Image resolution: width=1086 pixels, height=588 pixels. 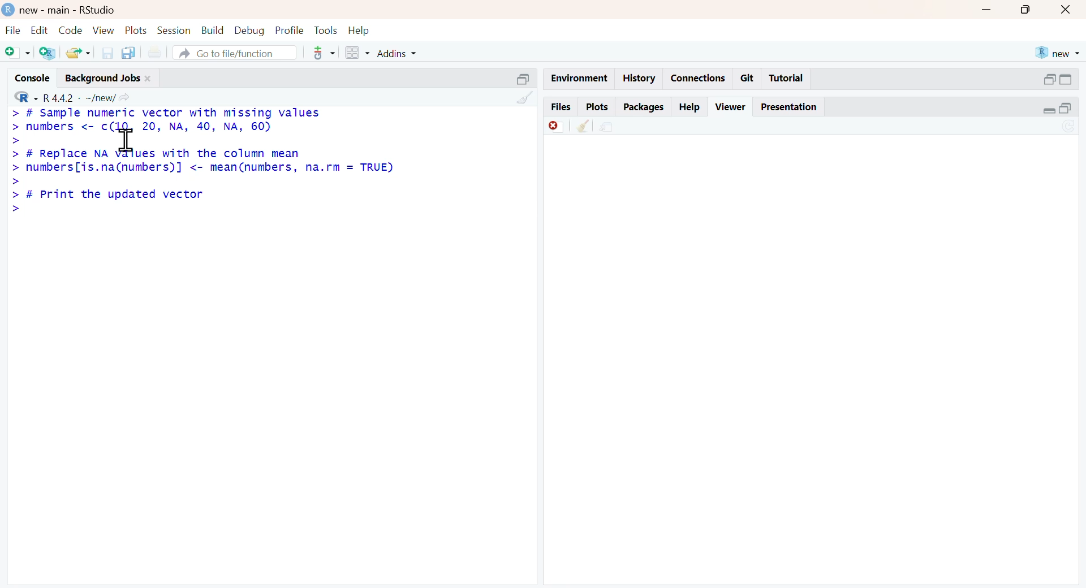 I want to click on open in separate window, so click(x=1050, y=79).